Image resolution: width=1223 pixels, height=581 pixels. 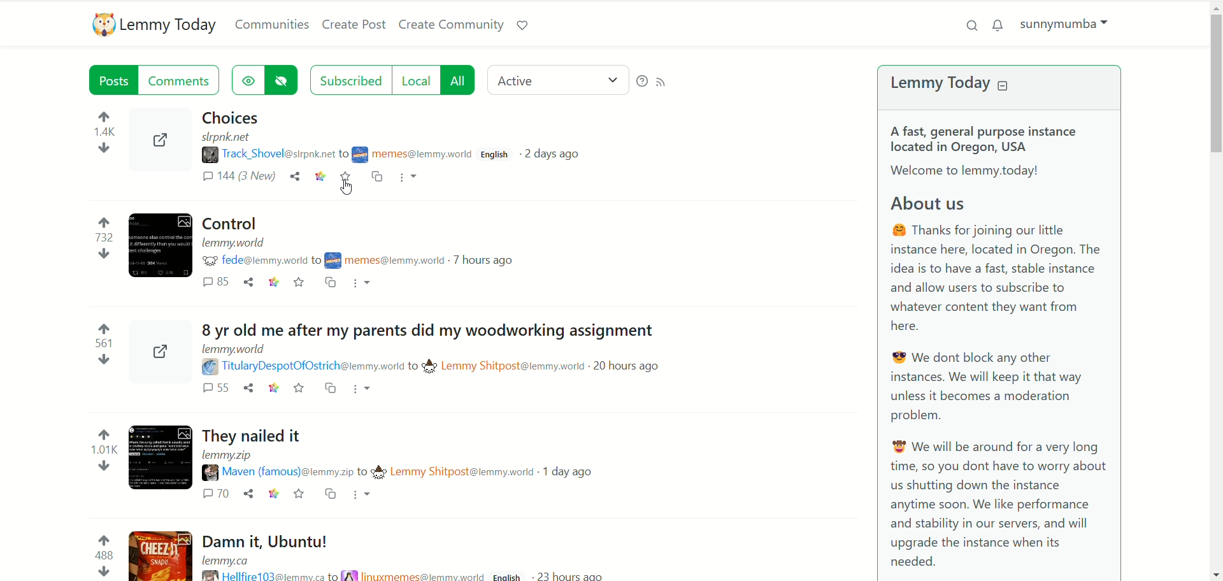 I want to click on share, so click(x=161, y=145).